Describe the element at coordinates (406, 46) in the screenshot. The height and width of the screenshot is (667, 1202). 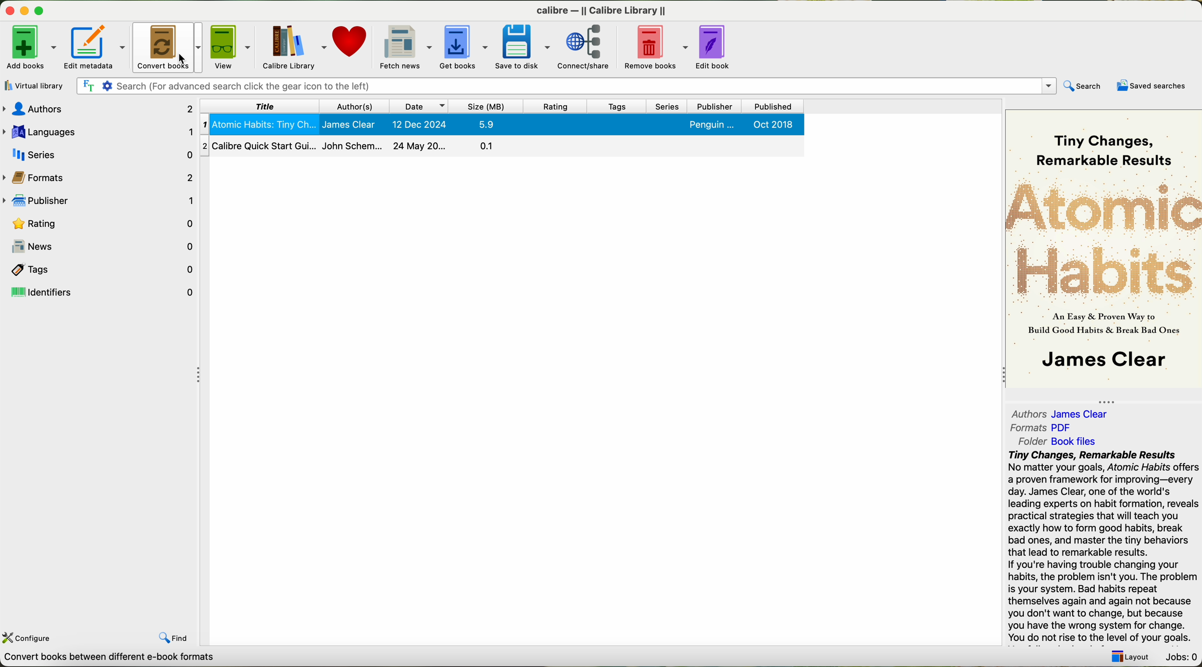
I see `fetch news` at that location.